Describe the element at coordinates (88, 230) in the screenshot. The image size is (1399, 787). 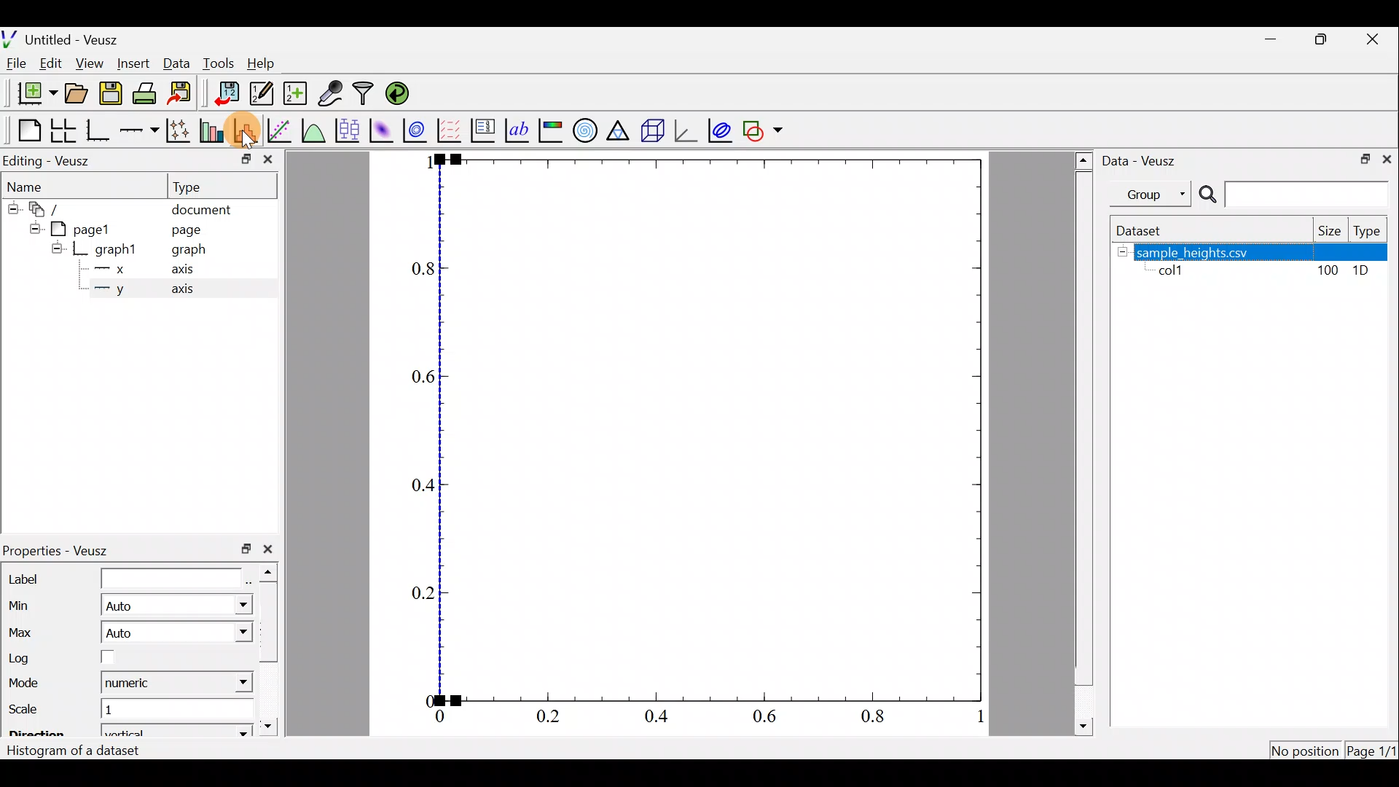
I see `page` at that location.